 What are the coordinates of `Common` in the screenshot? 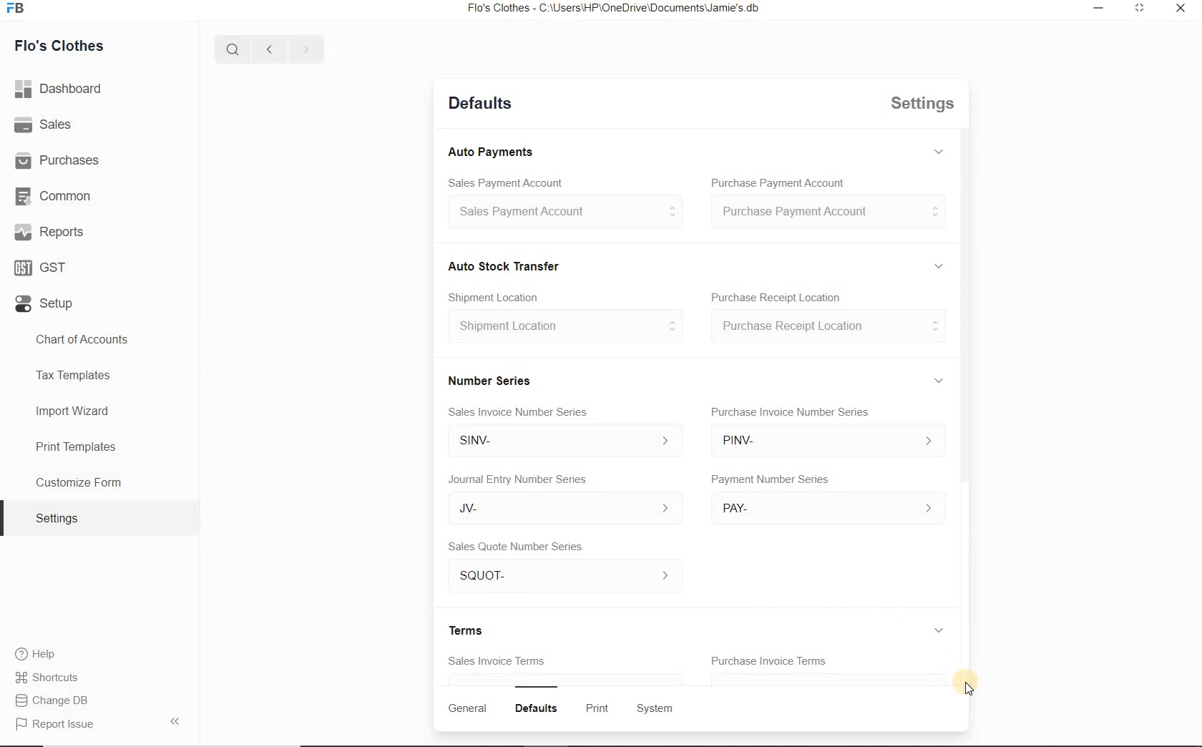 It's located at (52, 196).